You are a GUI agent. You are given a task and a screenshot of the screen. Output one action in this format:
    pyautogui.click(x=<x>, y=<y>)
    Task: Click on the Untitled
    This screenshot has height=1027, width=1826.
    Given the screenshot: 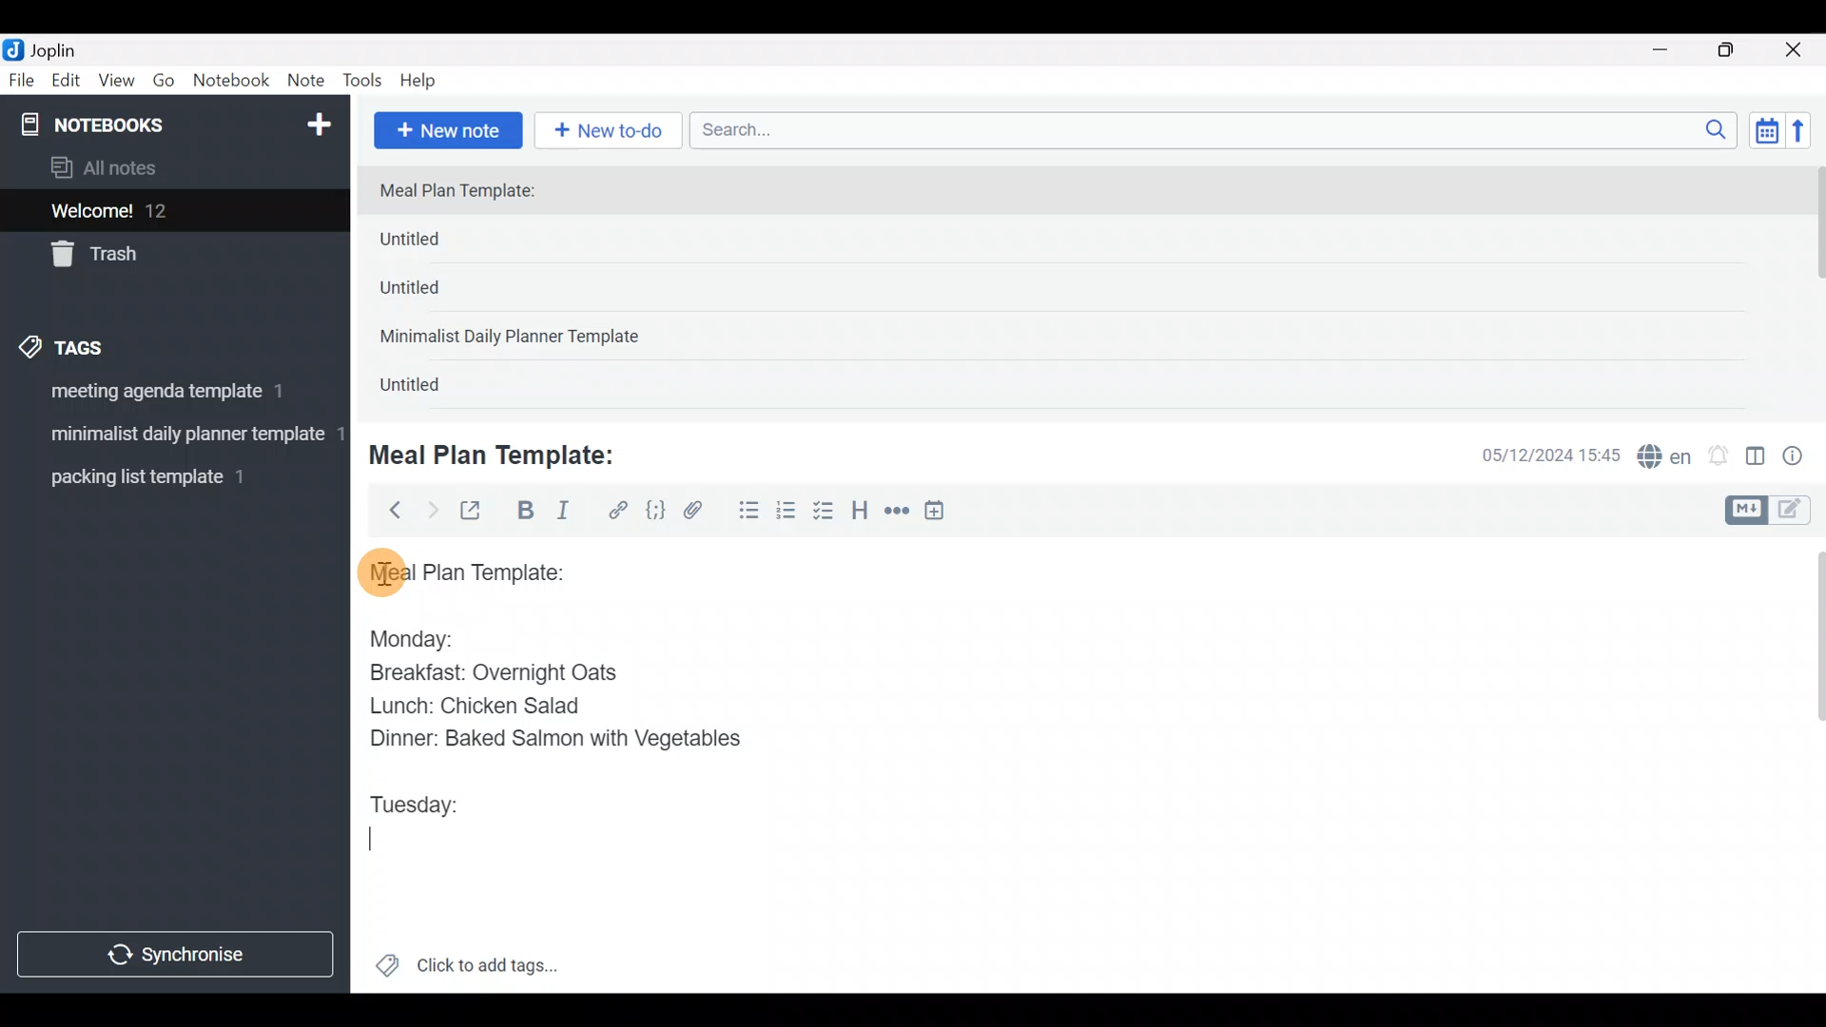 What is the action you would take?
    pyautogui.click(x=432, y=389)
    